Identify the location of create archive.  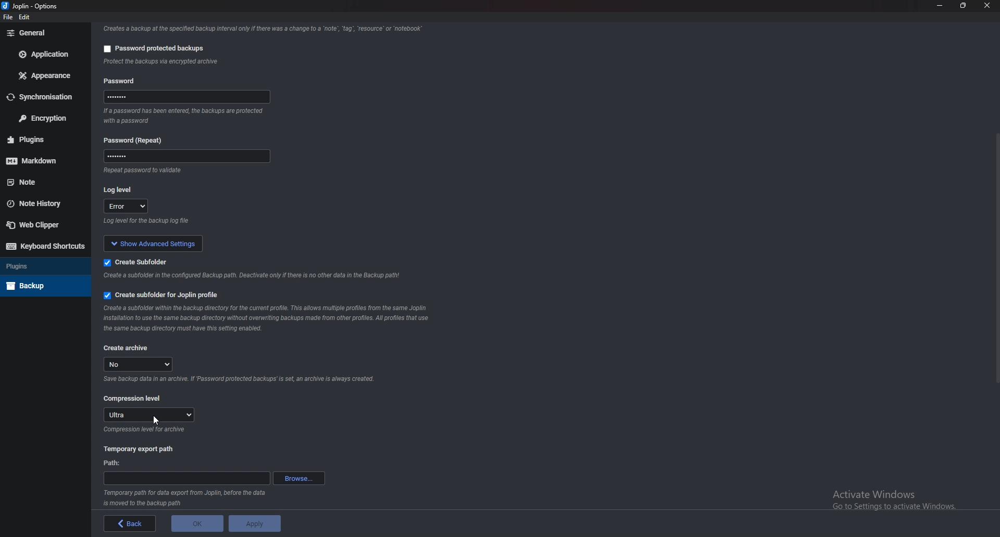
(127, 347).